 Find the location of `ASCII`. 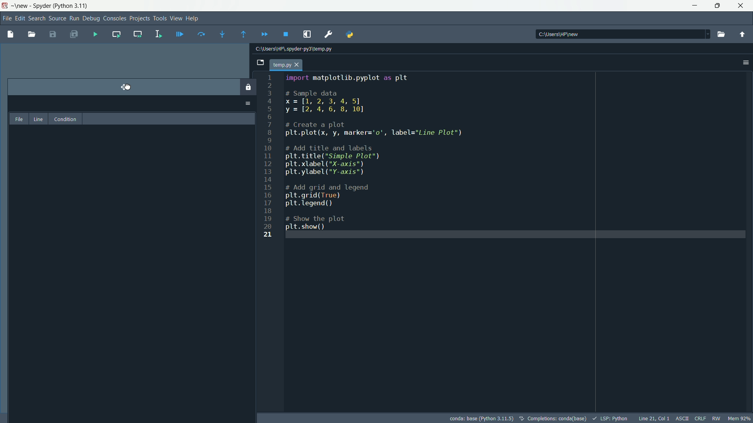

ASCII is located at coordinates (681, 419).